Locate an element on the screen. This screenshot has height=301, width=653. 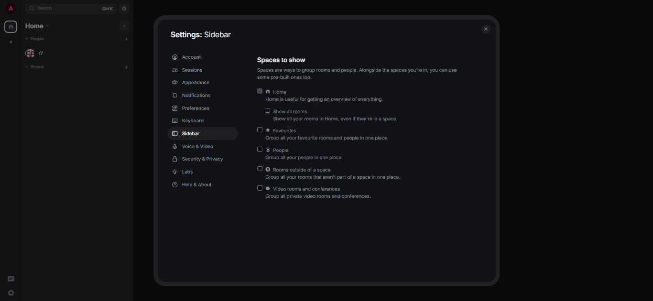
navigator is located at coordinates (125, 9).